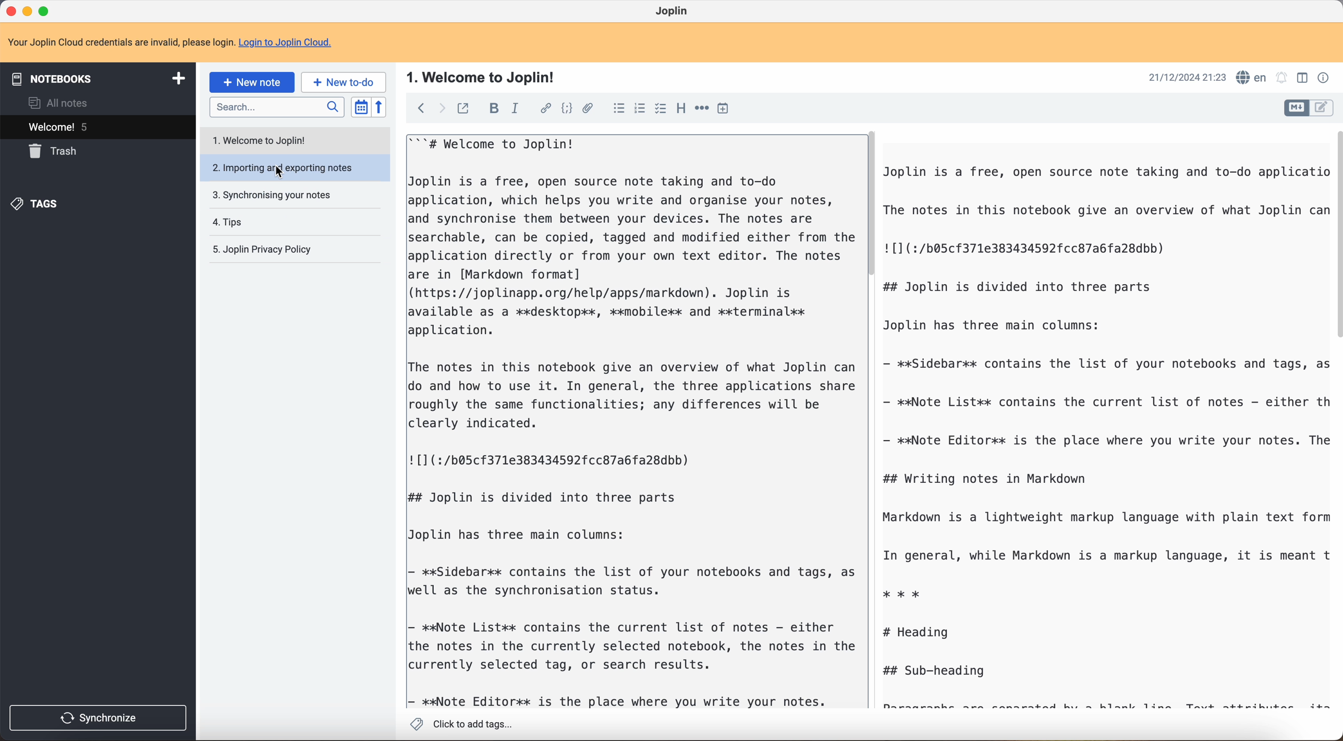 This screenshot has width=1343, height=741. Describe the element at coordinates (463, 108) in the screenshot. I see `toggle external editing` at that location.